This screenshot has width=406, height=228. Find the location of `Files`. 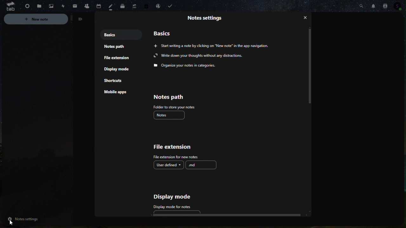

Files is located at coordinates (39, 5).